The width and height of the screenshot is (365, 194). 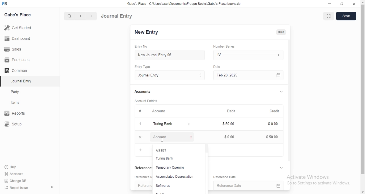 I want to click on $50.00, so click(x=233, y=123).